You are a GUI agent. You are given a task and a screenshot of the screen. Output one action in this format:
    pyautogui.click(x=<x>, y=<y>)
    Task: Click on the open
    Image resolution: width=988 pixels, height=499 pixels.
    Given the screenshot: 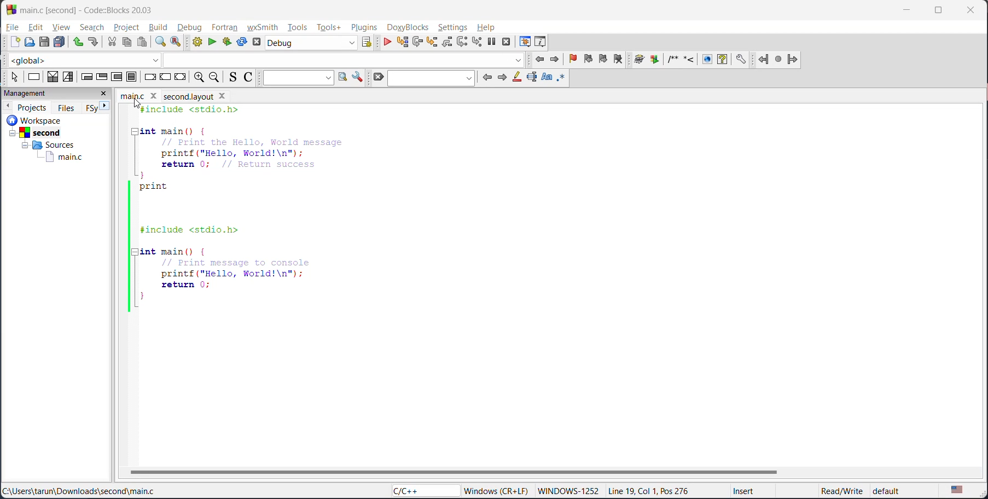 What is the action you would take?
    pyautogui.click(x=28, y=42)
    